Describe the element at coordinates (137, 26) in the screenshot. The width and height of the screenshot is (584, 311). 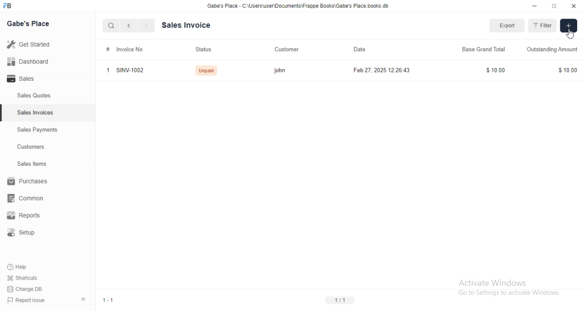
I see `forward/backward` at that location.